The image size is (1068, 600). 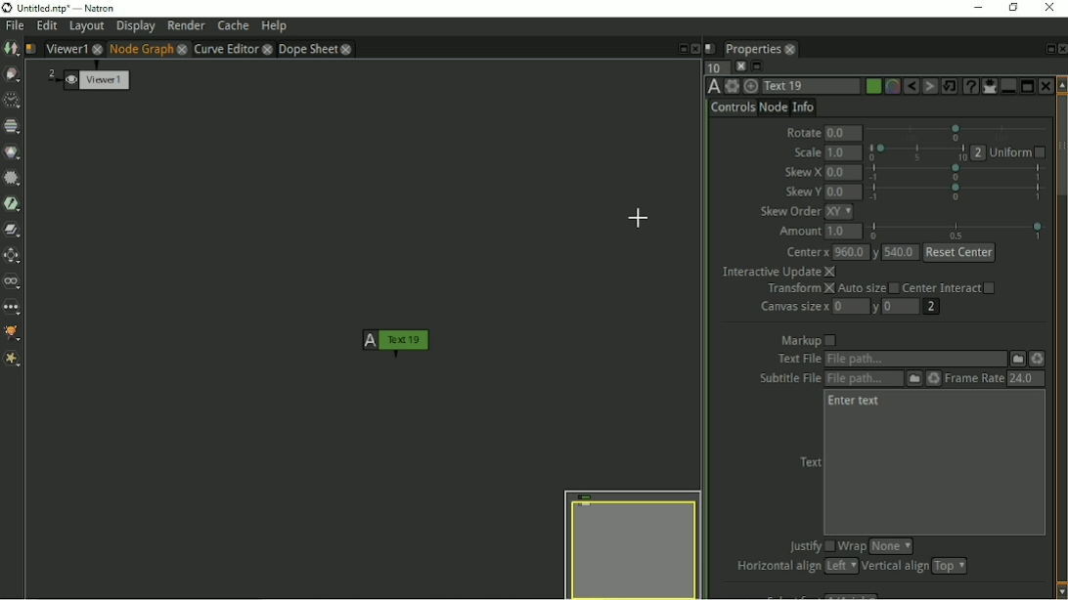 I want to click on Interactive Update, so click(x=779, y=272).